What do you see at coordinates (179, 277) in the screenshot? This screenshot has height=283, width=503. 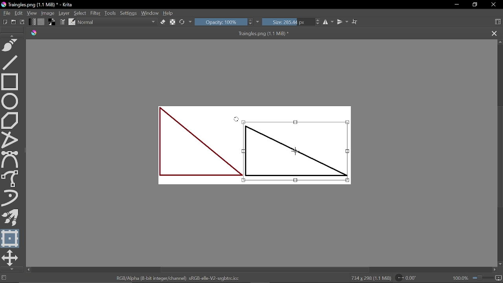 I see `RGB/Alpha (8-bit integer/channel) sRGB-elle-V2-srgbtrc.icc` at bounding box center [179, 277].